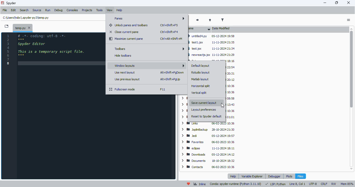 The image size is (355, 187). I want to click on default layout, so click(201, 66).